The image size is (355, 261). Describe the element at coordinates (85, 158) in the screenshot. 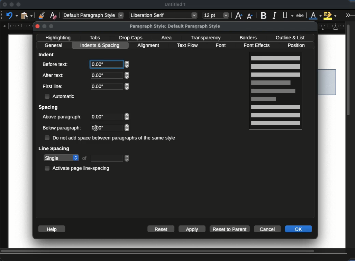

I see `of` at that location.